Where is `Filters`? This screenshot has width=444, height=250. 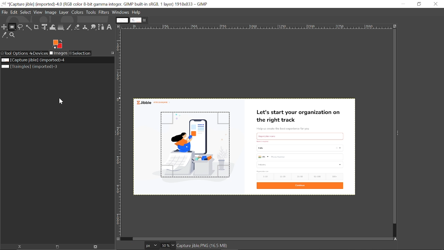 Filters is located at coordinates (104, 12).